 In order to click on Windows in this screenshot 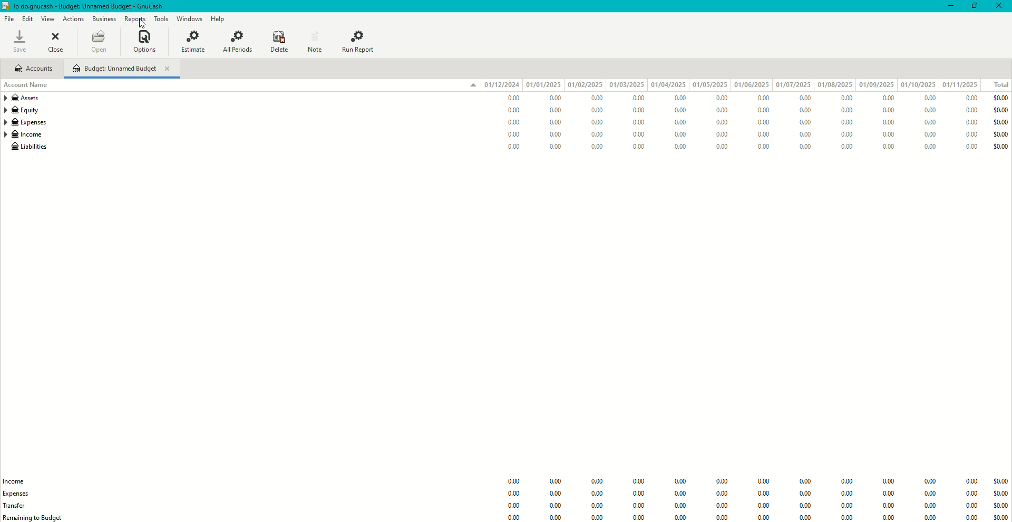, I will do `click(191, 18)`.